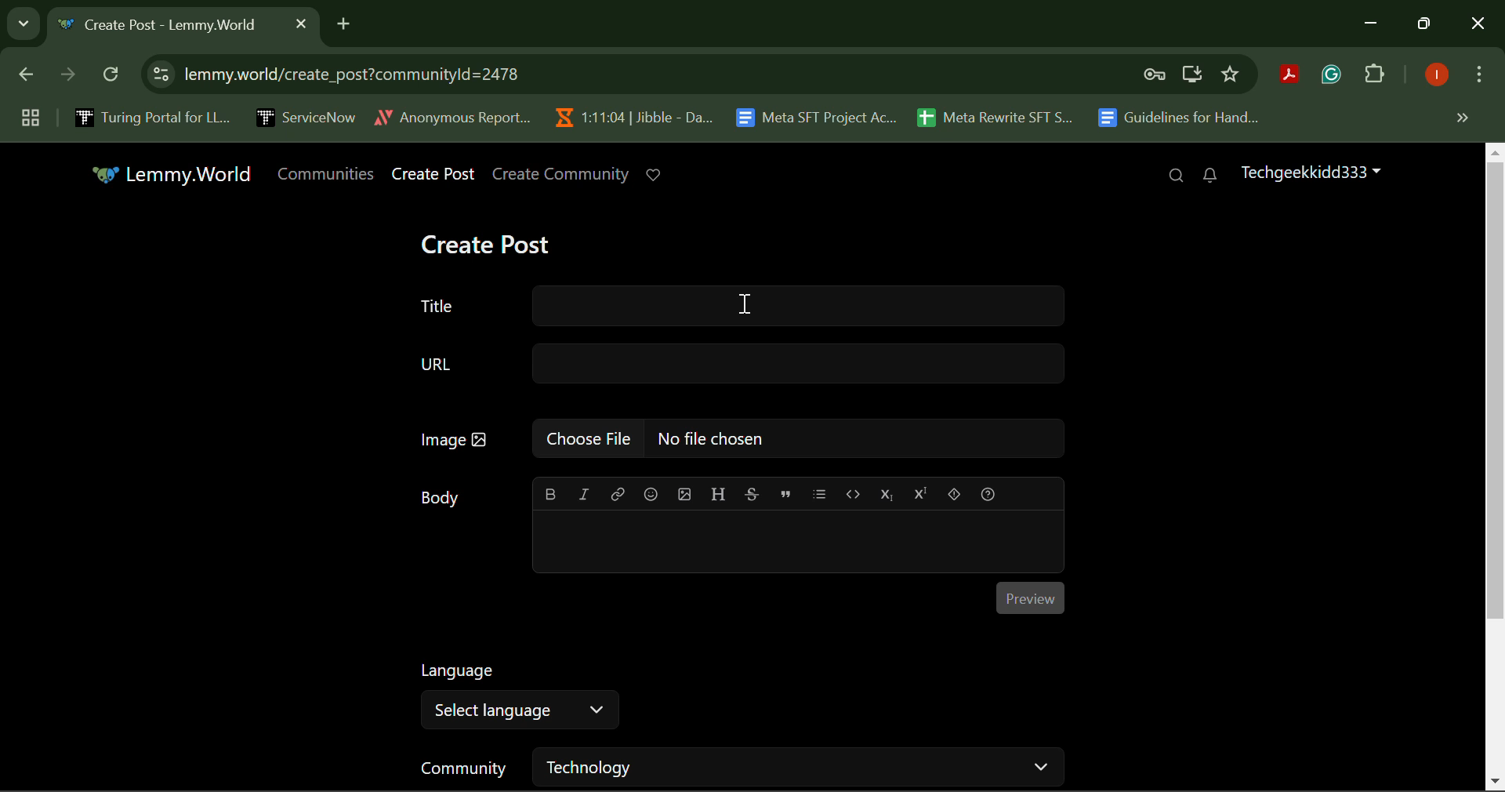 This screenshot has width=1505, height=792. Describe the element at coordinates (452, 114) in the screenshot. I see `Anonymous Report` at that location.